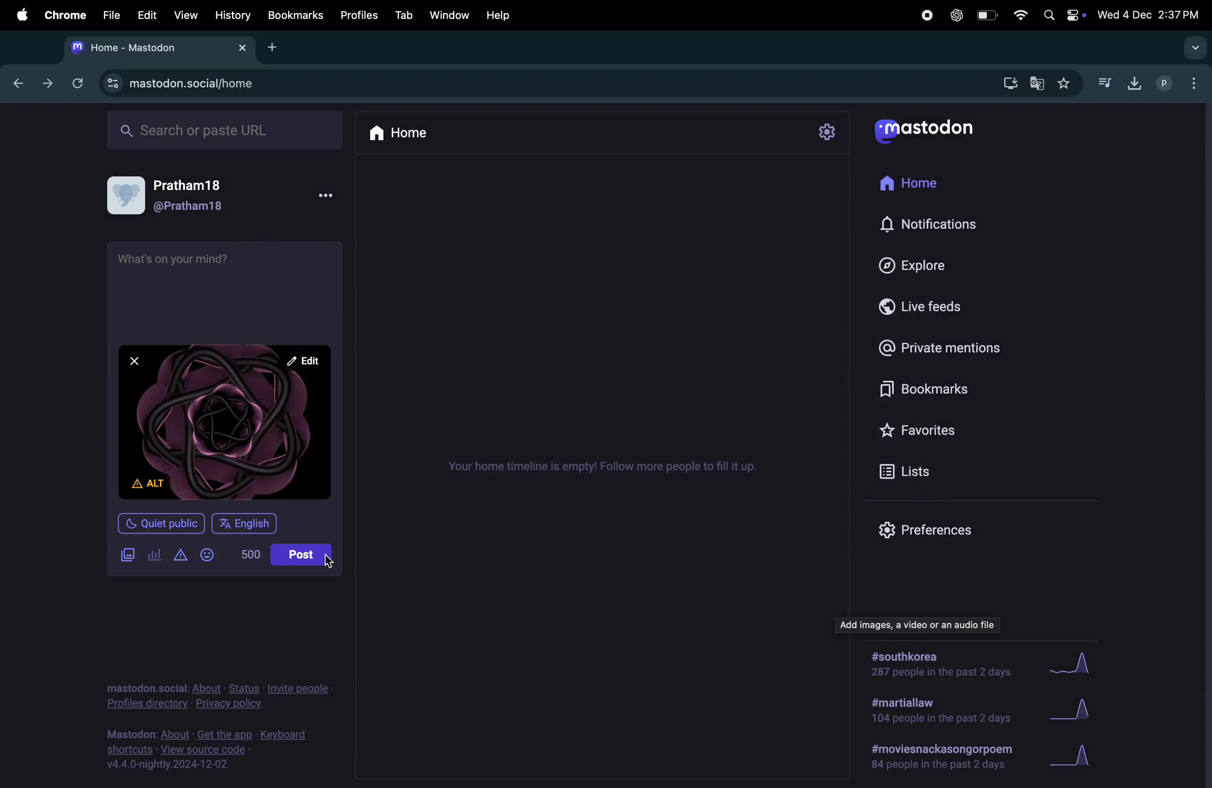 The image size is (1212, 788). Describe the element at coordinates (280, 47) in the screenshot. I see `add tab` at that location.